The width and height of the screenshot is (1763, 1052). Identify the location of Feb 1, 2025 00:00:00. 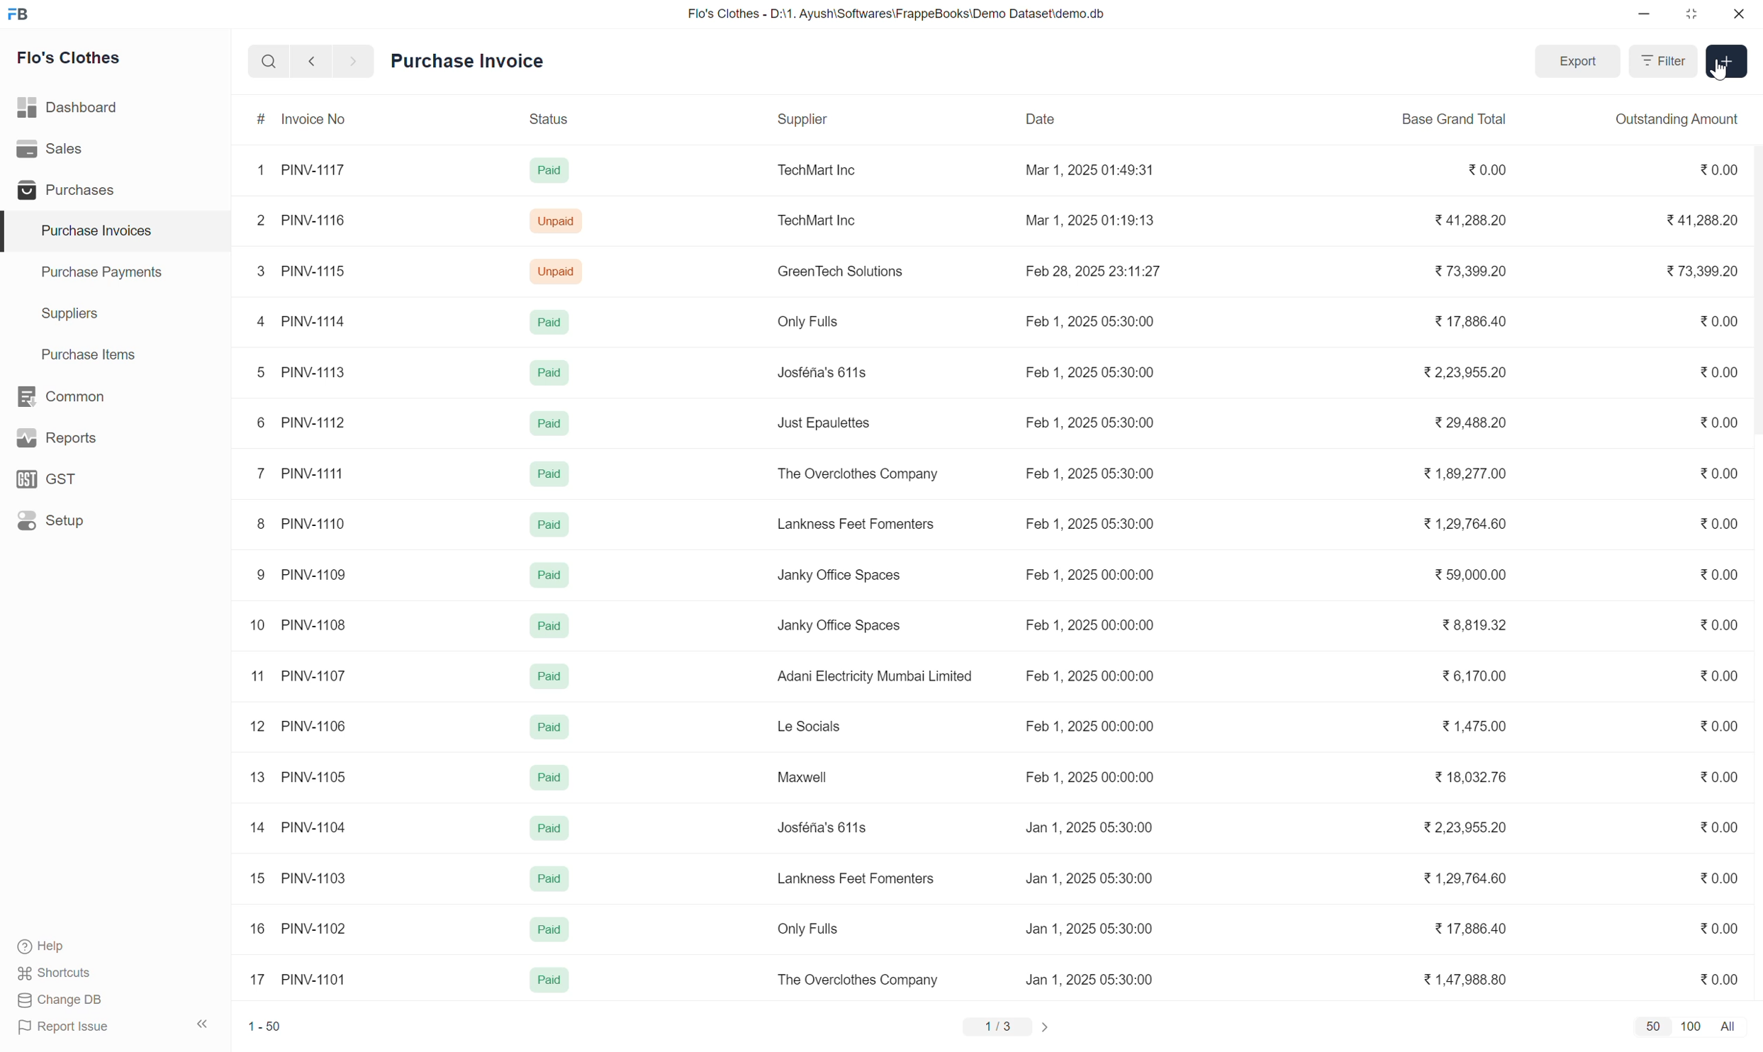
(1089, 725).